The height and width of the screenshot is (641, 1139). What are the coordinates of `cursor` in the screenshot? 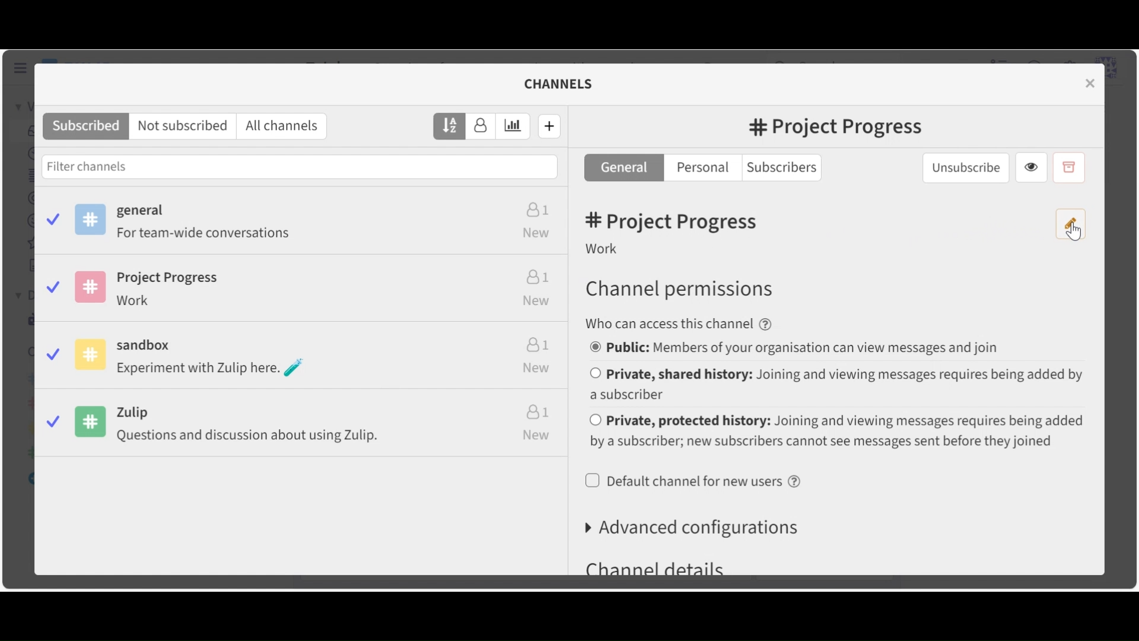 It's located at (1077, 231).